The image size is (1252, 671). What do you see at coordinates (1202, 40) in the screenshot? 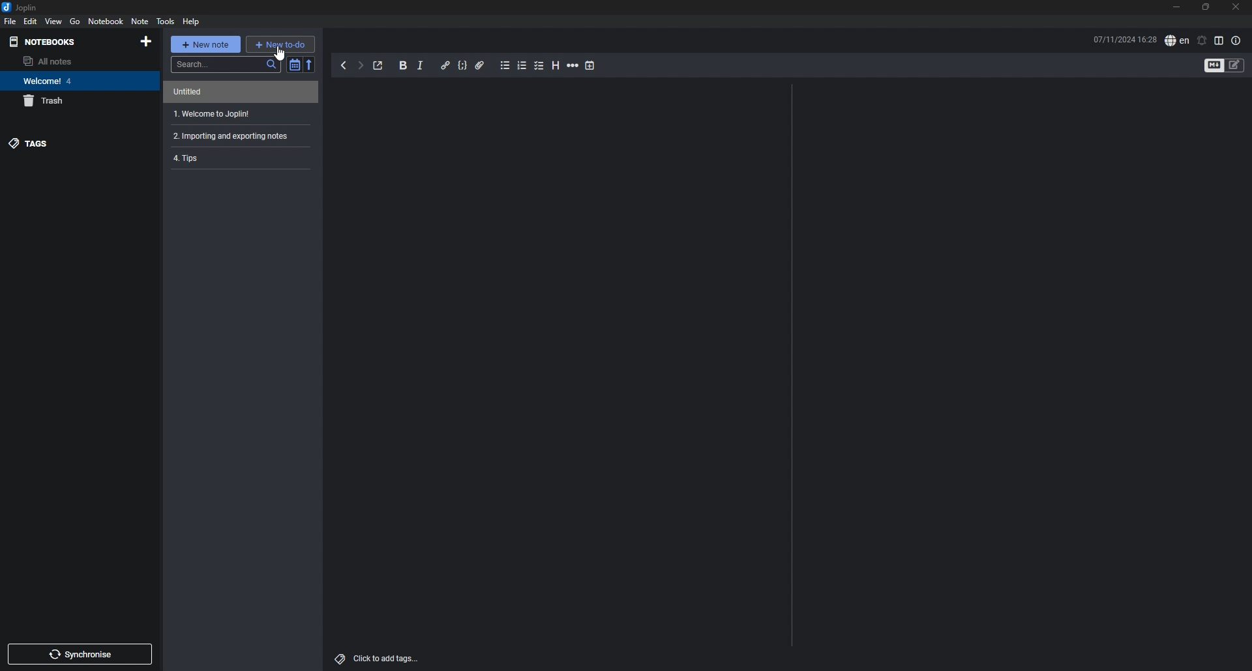
I see `set alarm` at bounding box center [1202, 40].